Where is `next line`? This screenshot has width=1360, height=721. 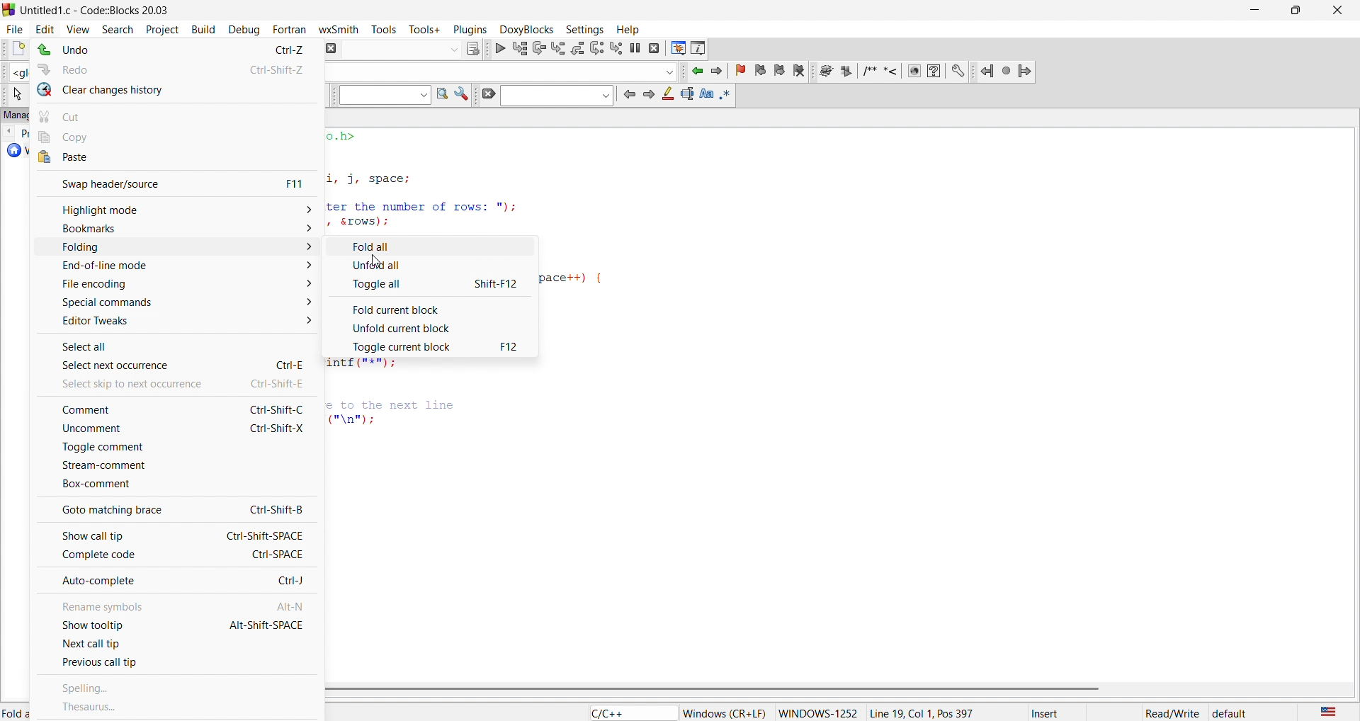 next line is located at coordinates (538, 50).